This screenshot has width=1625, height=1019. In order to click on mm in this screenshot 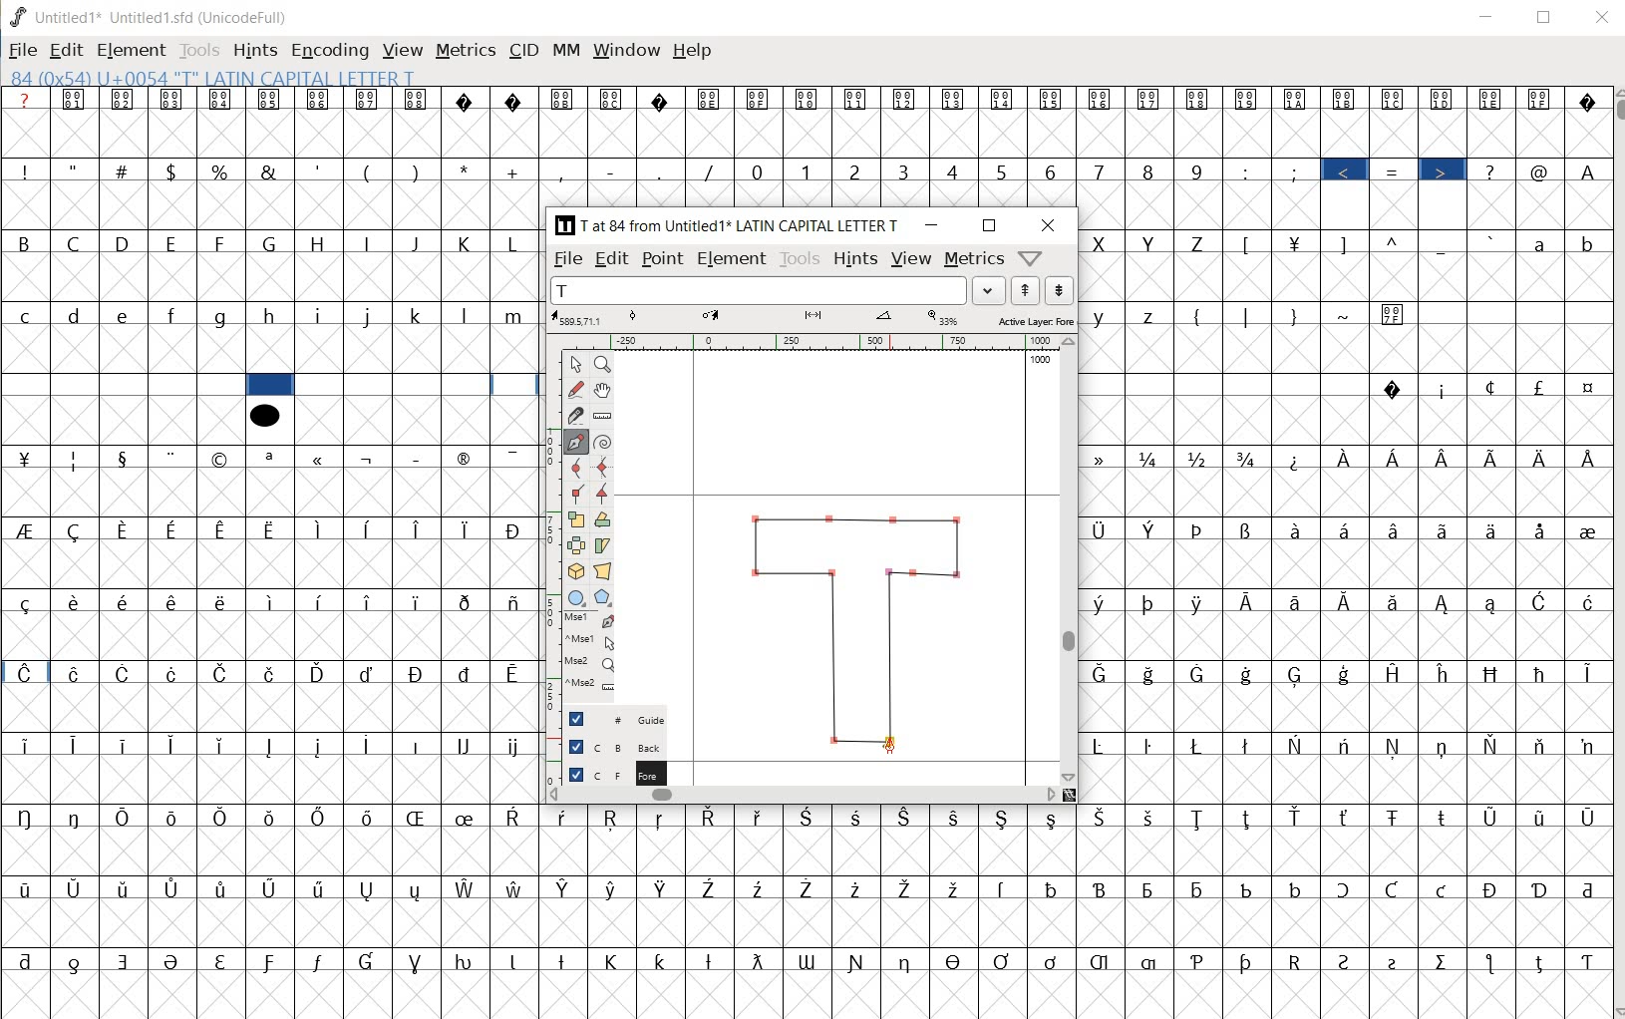, I will do `click(565, 51)`.